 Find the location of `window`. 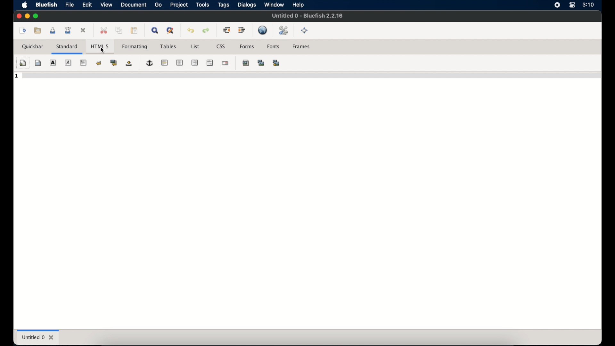

window is located at coordinates (274, 4).